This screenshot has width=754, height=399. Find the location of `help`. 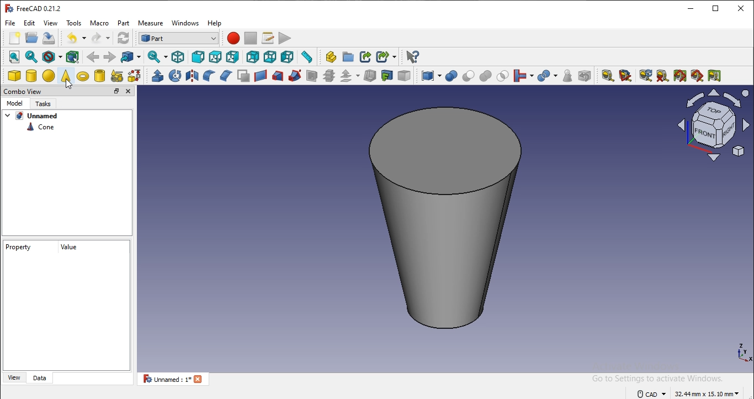

help is located at coordinates (215, 23).